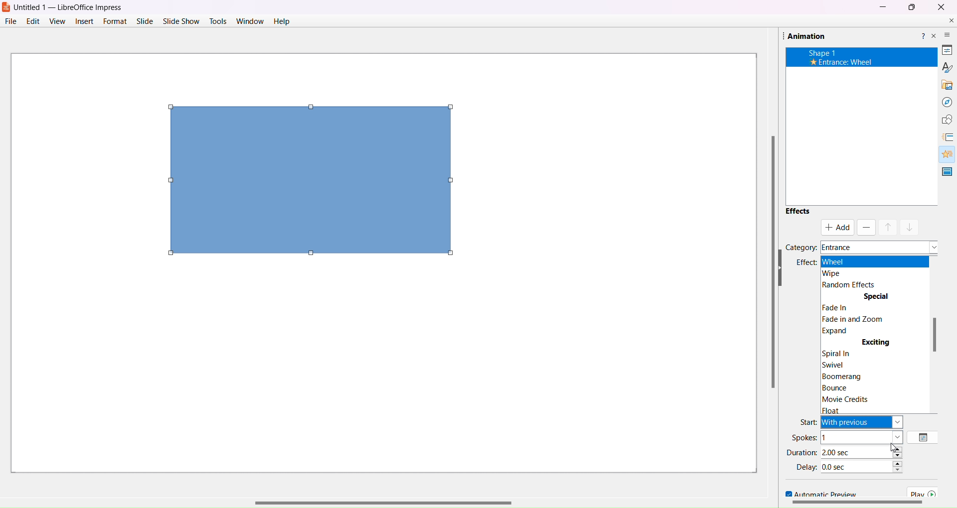  Describe the element at coordinates (867, 422) in the screenshot. I see `Types of start` at that location.